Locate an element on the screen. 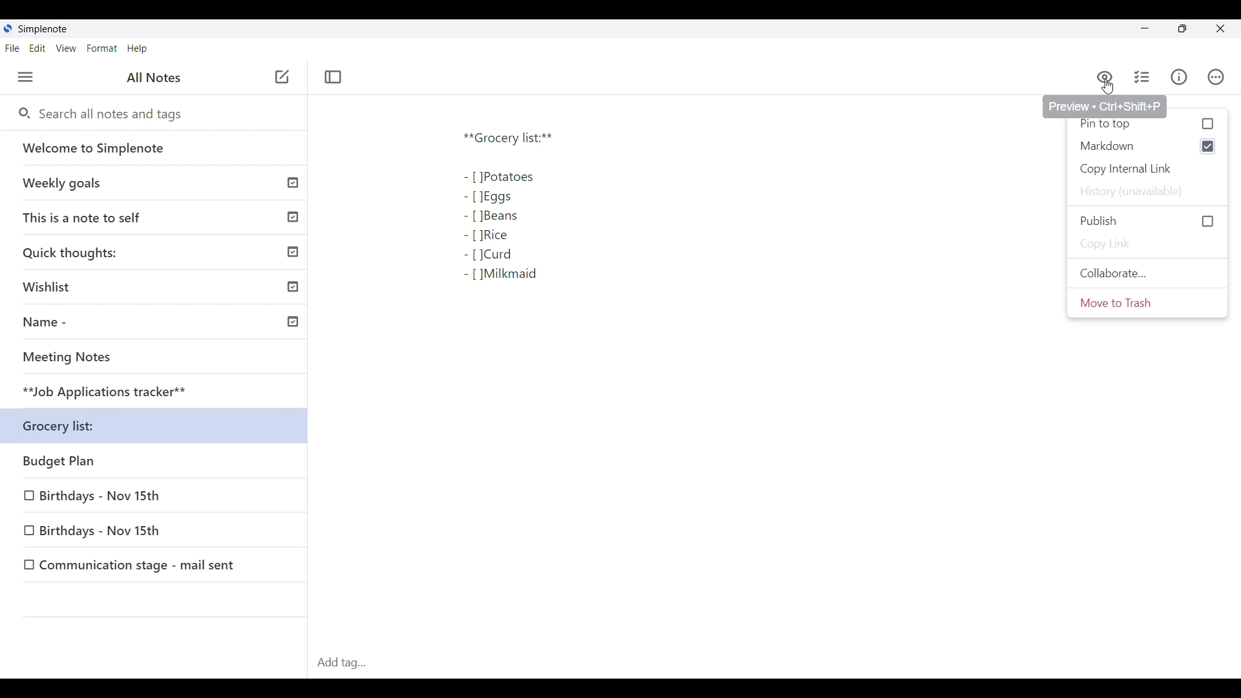 The width and height of the screenshot is (1241, 698). Budget Plan is located at coordinates (158, 463).